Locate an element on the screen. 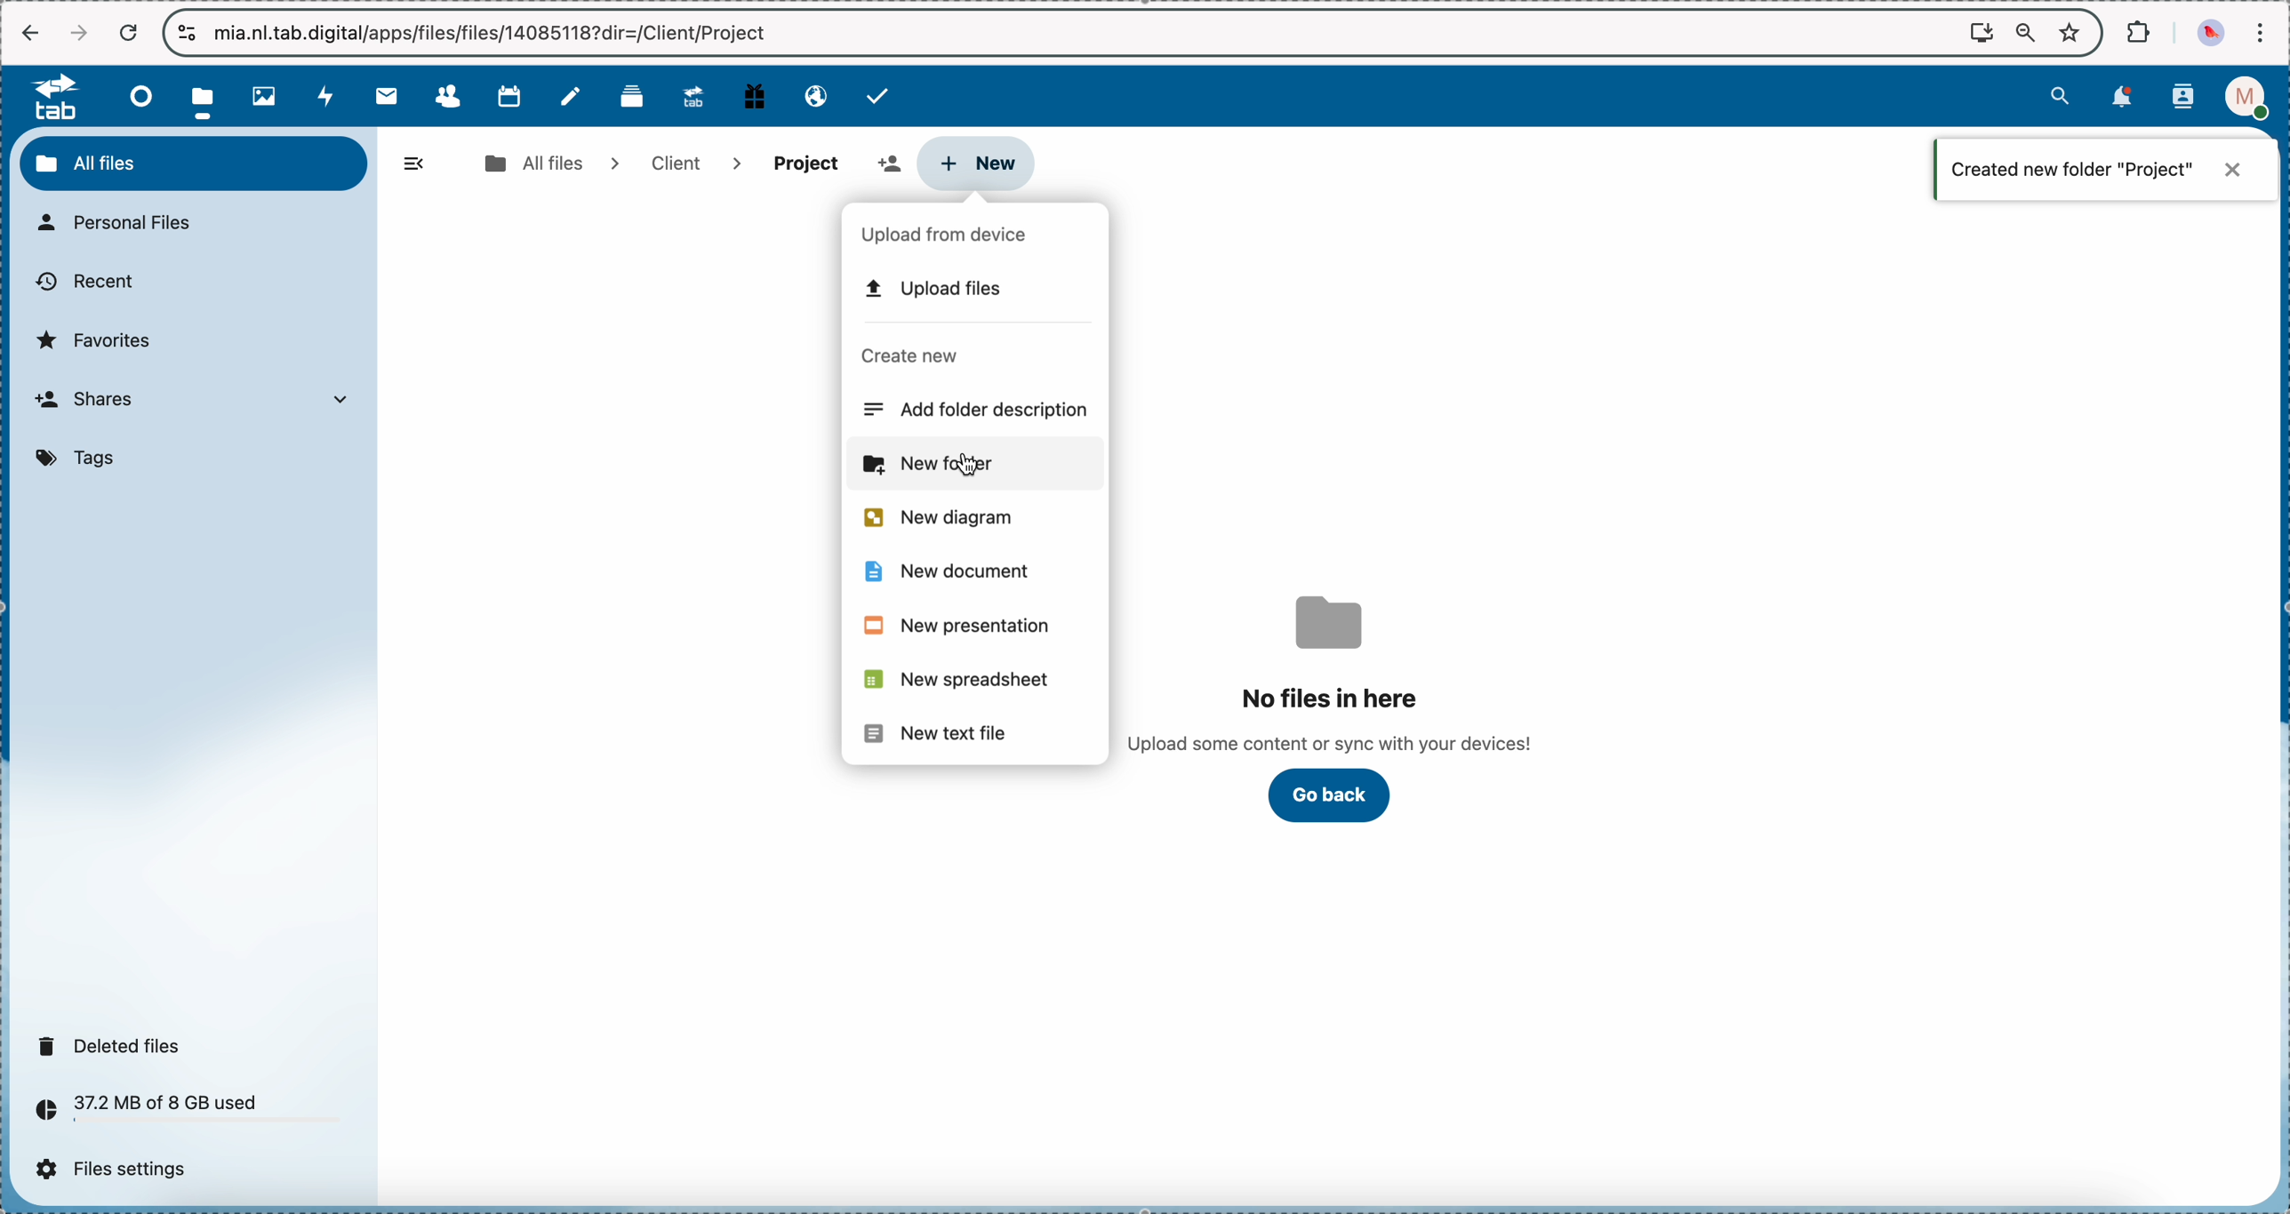 This screenshot has width=2290, height=1214. tasks is located at coordinates (880, 96).